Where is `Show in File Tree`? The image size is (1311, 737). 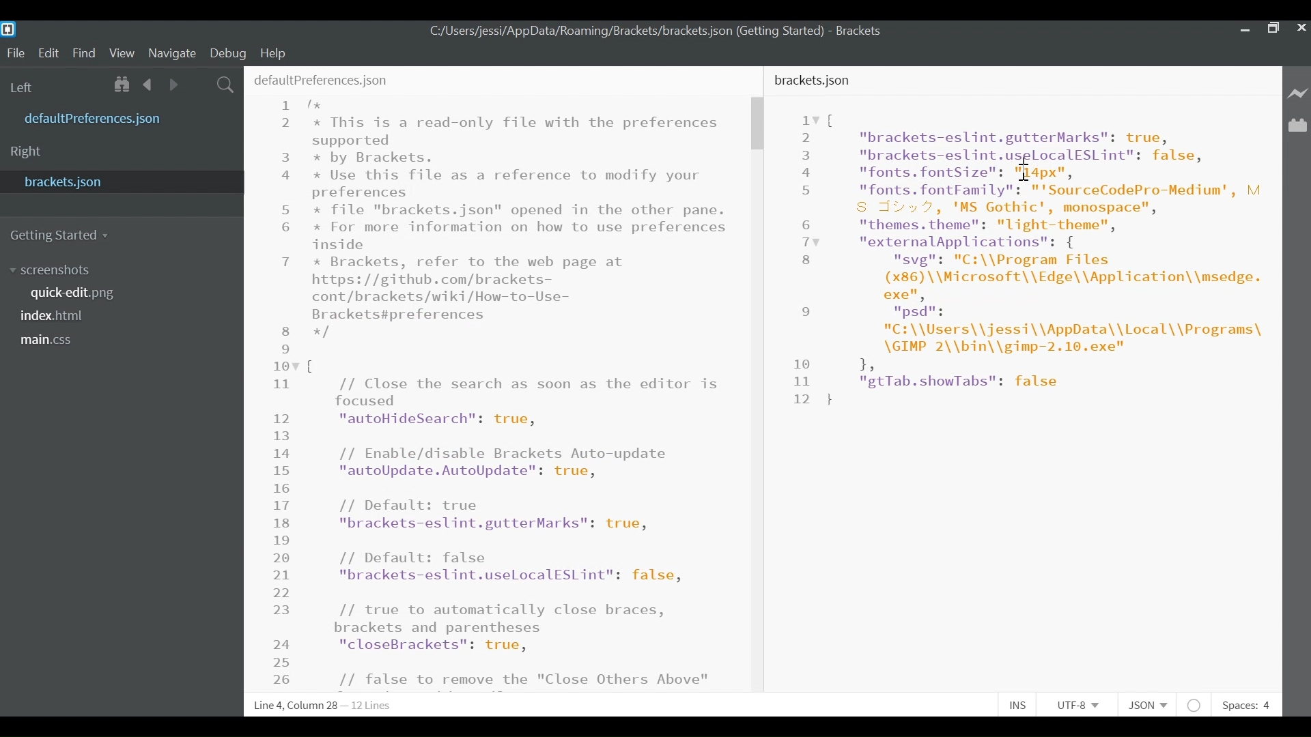 Show in File Tree is located at coordinates (124, 85).